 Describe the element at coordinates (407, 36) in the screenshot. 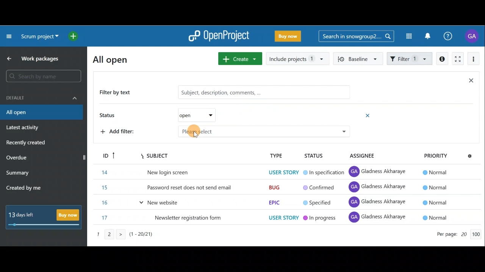

I see `Modules` at that location.